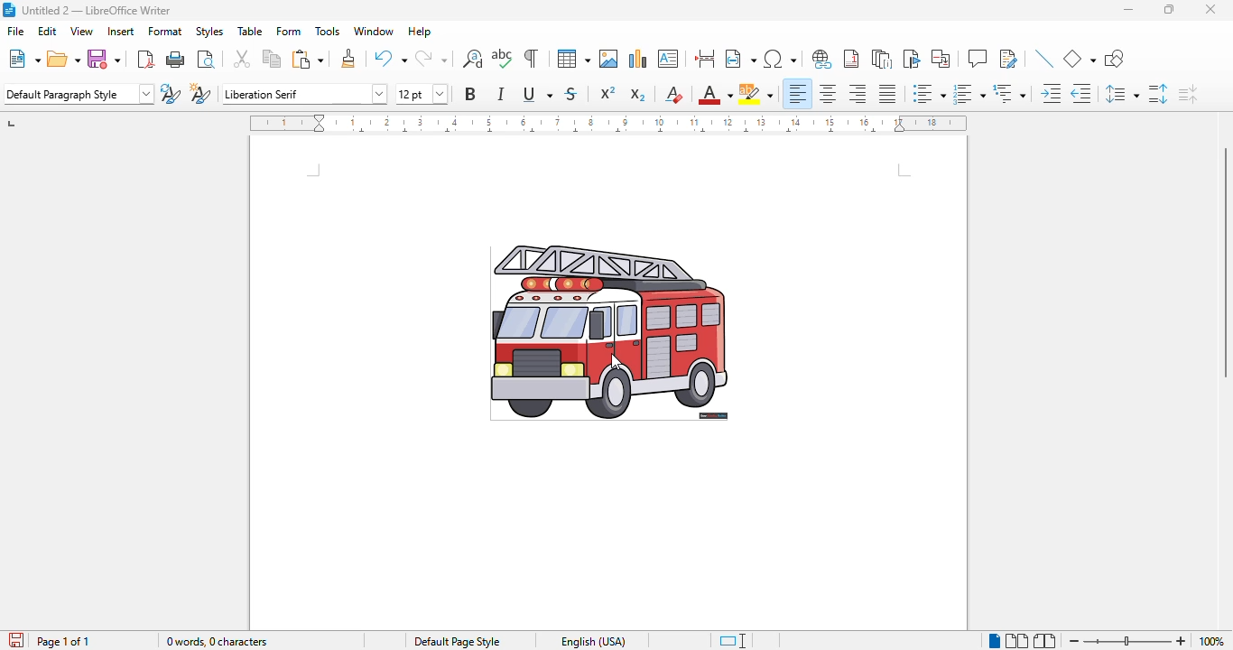 The image size is (1233, 650). Describe the element at coordinates (1188, 94) in the screenshot. I see `decrease paragraph spacing` at that location.